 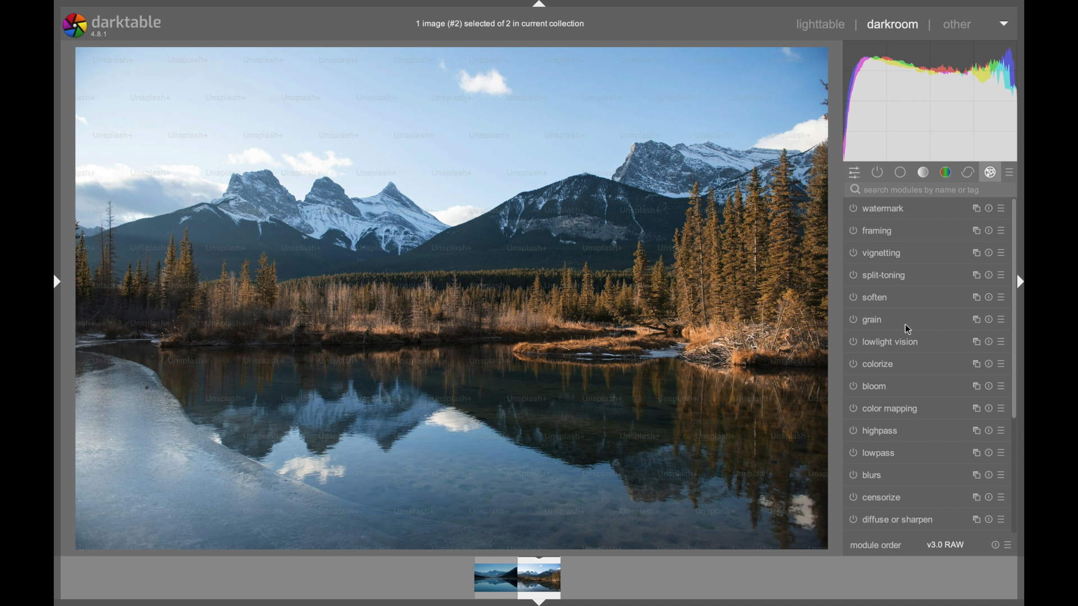 What do you see at coordinates (870, 297) in the screenshot?
I see `soften` at bounding box center [870, 297].